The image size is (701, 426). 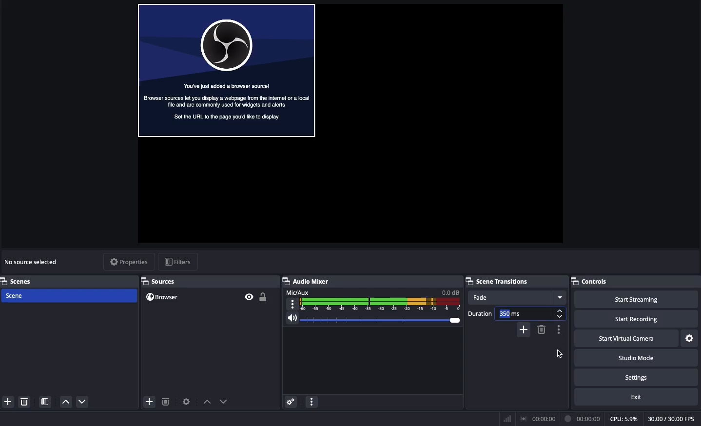 I want to click on Scene transitions, so click(x=499, y=282).